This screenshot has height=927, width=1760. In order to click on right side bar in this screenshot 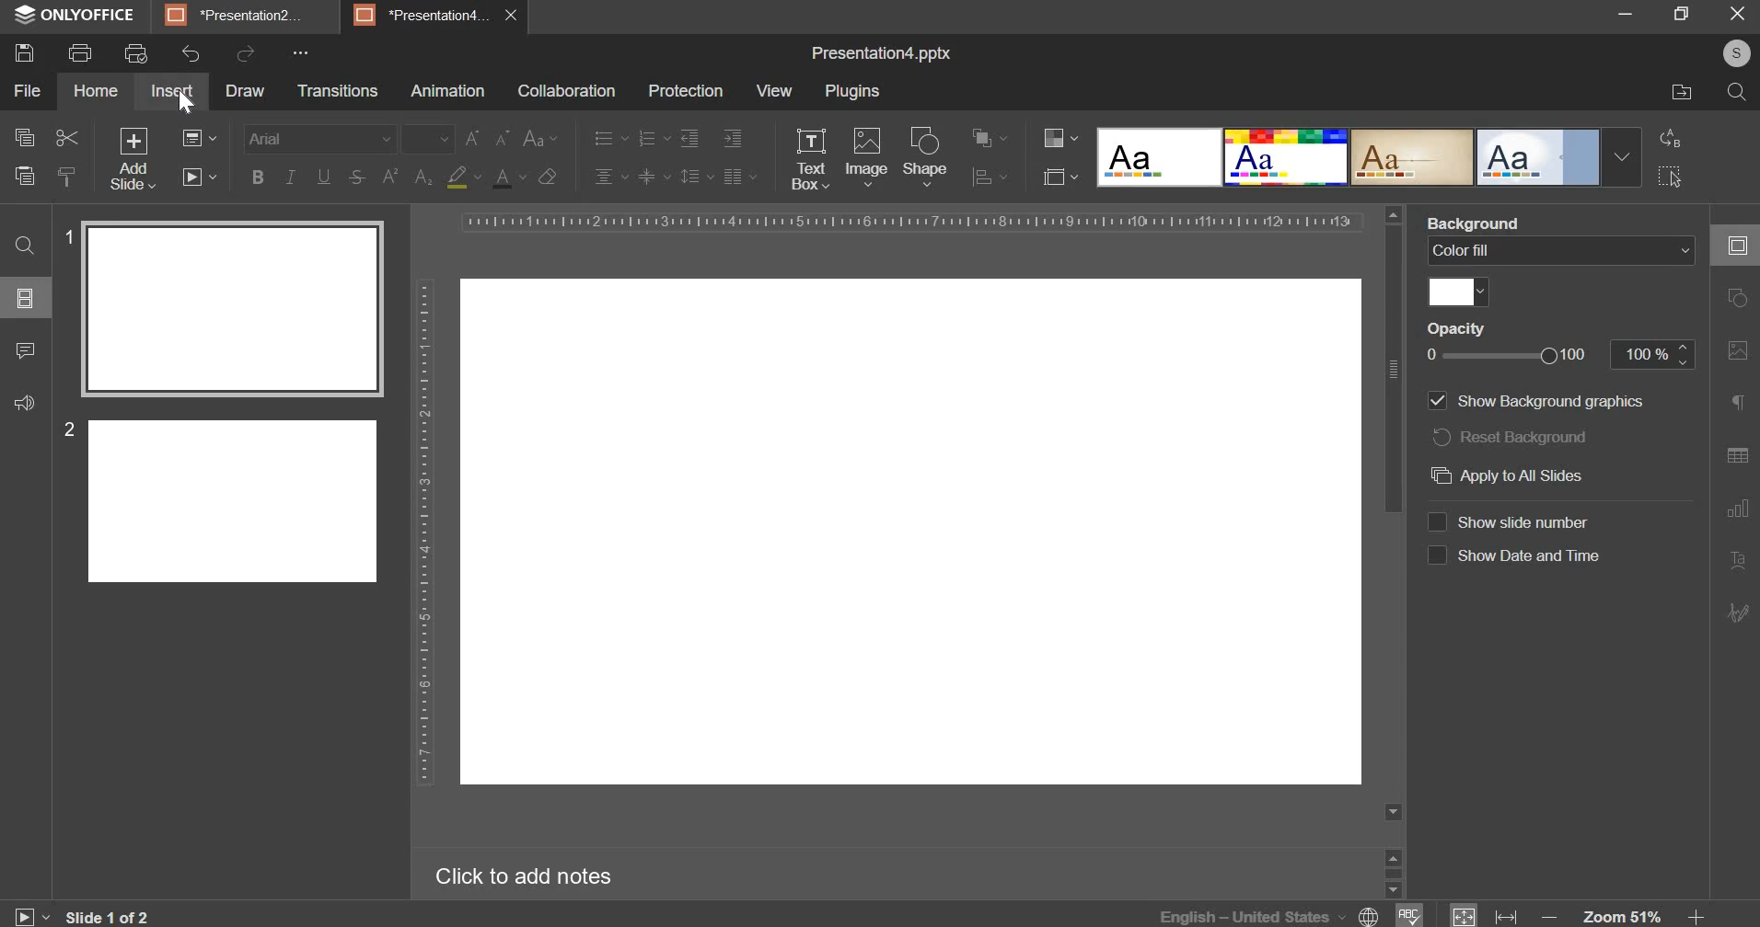, I will do `click(1733, 424)`.